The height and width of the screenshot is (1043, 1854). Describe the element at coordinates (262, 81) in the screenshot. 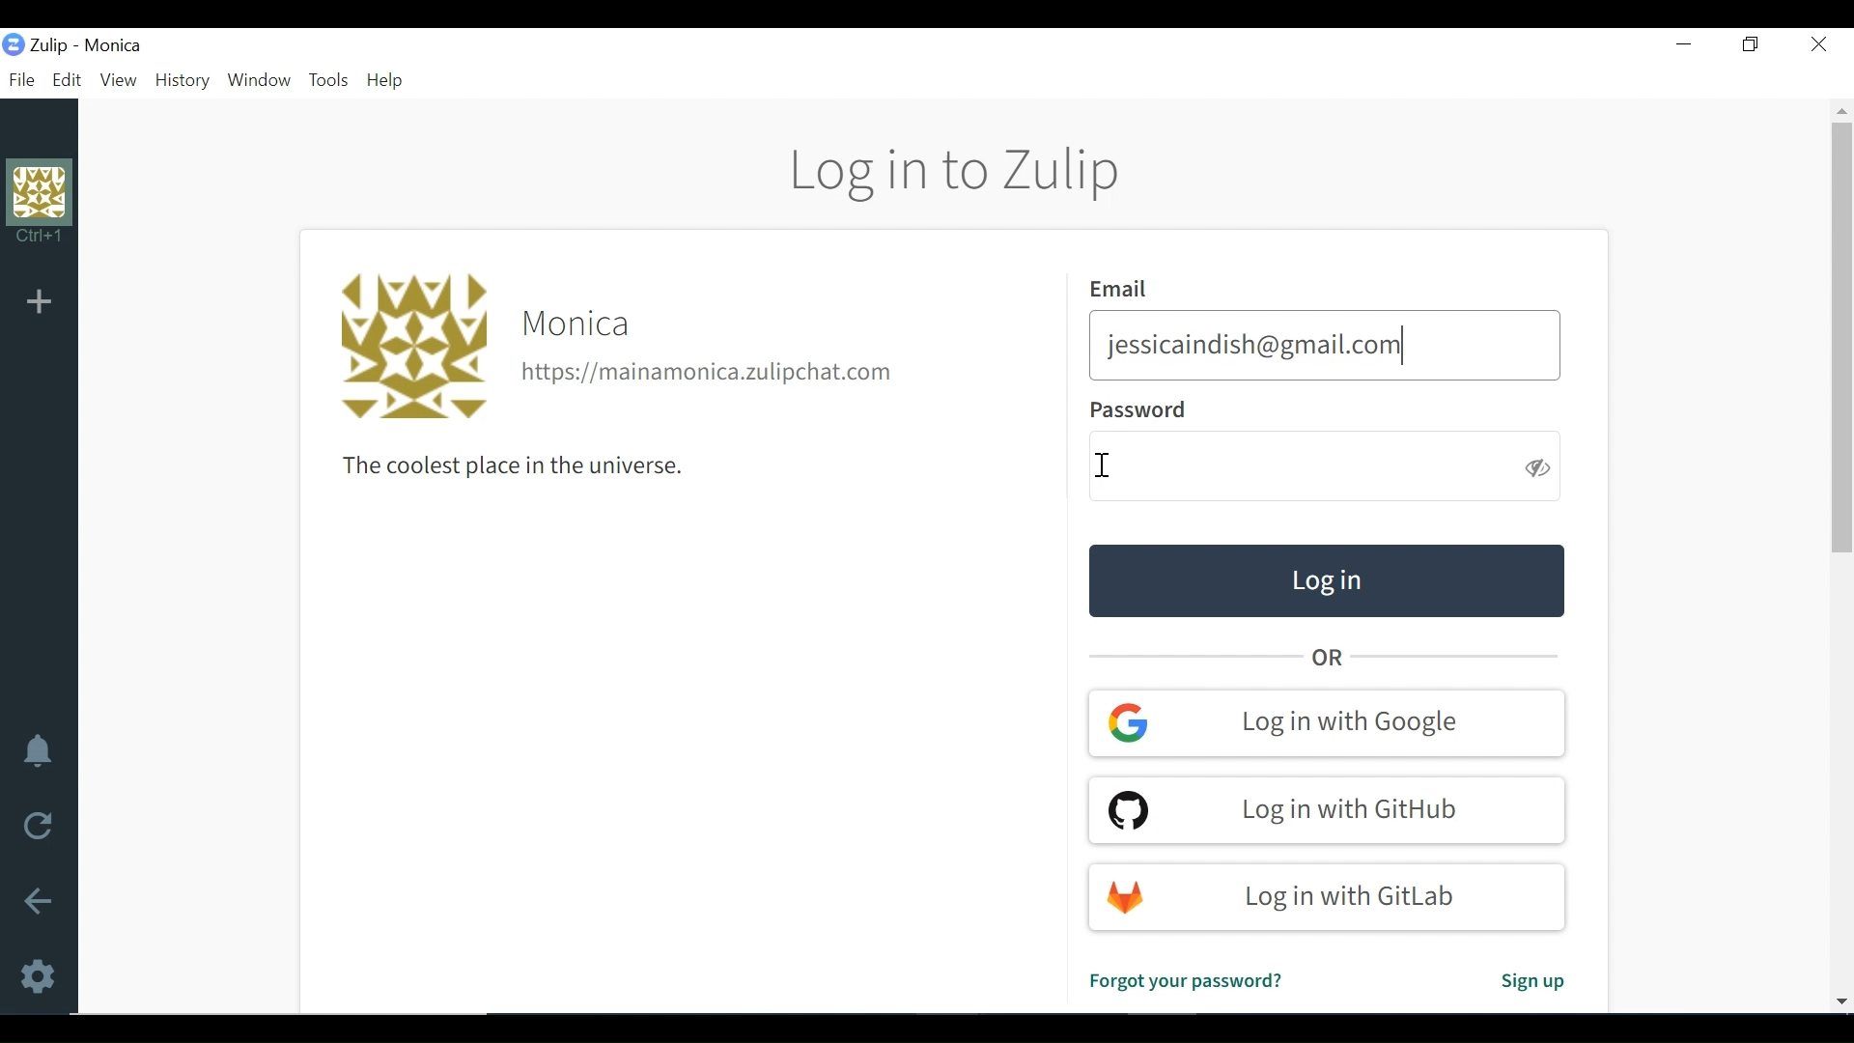

I see `Window` at that location.